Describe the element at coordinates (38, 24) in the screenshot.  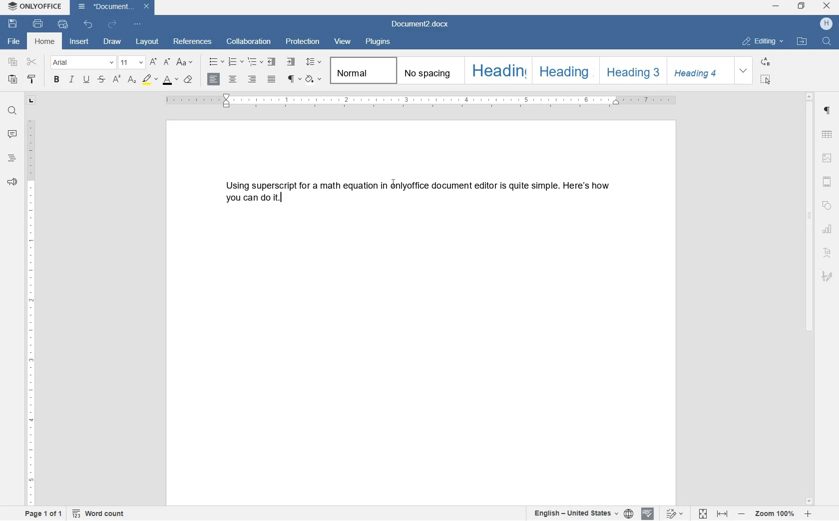
I see `print` at that location.